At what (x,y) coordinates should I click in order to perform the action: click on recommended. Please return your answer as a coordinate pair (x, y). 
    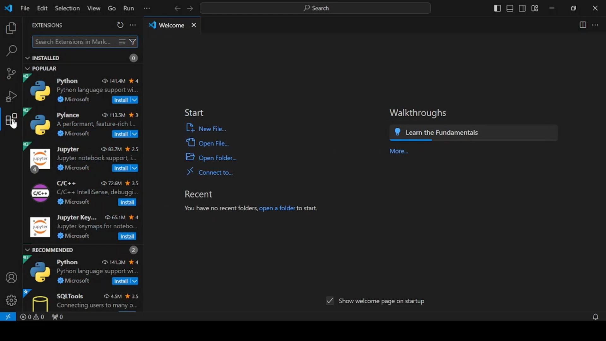
    Looking at the image, I should click on (51, 250).